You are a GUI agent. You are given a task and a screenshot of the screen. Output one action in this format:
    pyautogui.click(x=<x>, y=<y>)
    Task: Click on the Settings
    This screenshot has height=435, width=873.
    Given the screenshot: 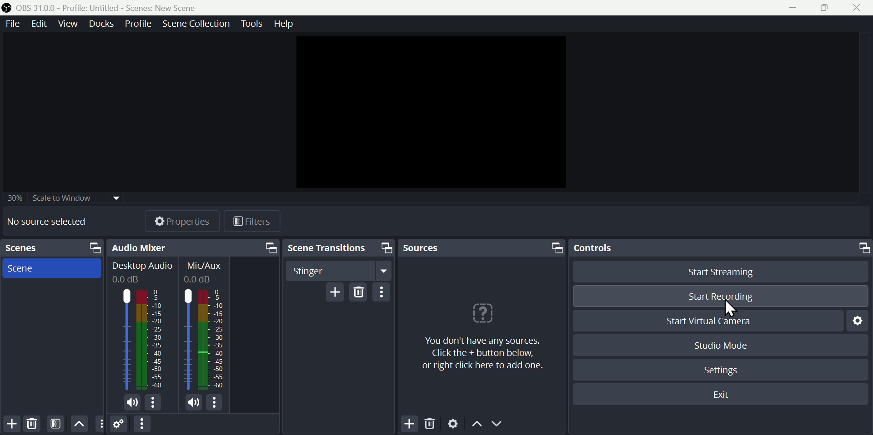 What is the action you would take?
    pyautogui.click(x=455, y=424)
    